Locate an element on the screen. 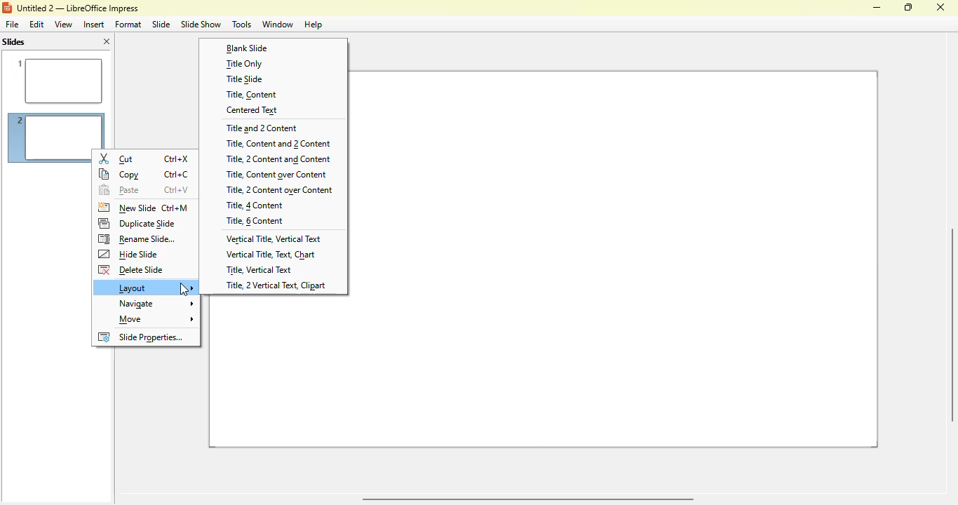 The height and width of the screenshot is (505, 958). layout is located at coordinates (143, 288).